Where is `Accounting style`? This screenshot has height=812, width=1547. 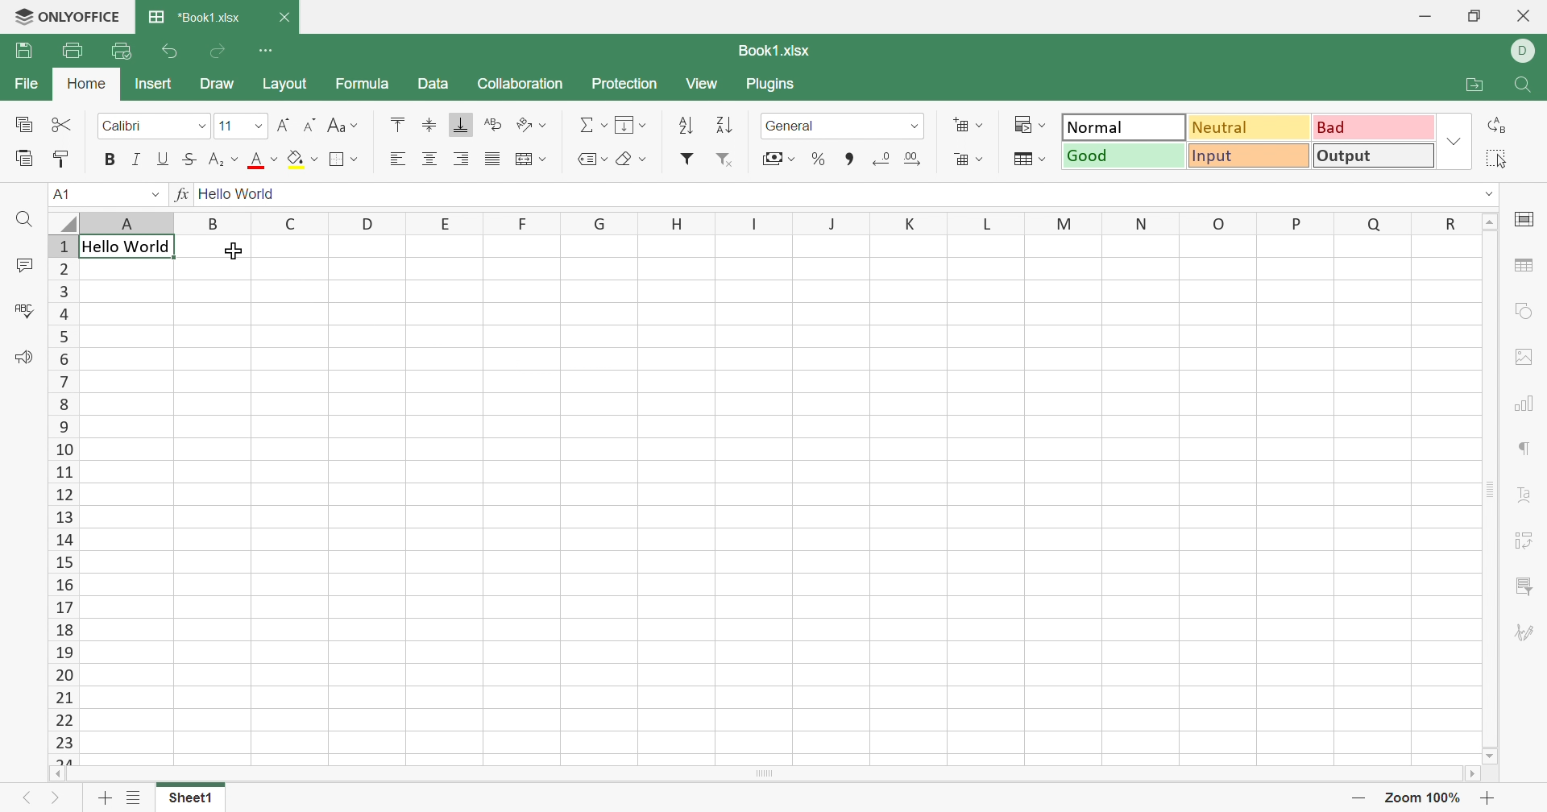
Accounting style is located at coordinates (778, 158).